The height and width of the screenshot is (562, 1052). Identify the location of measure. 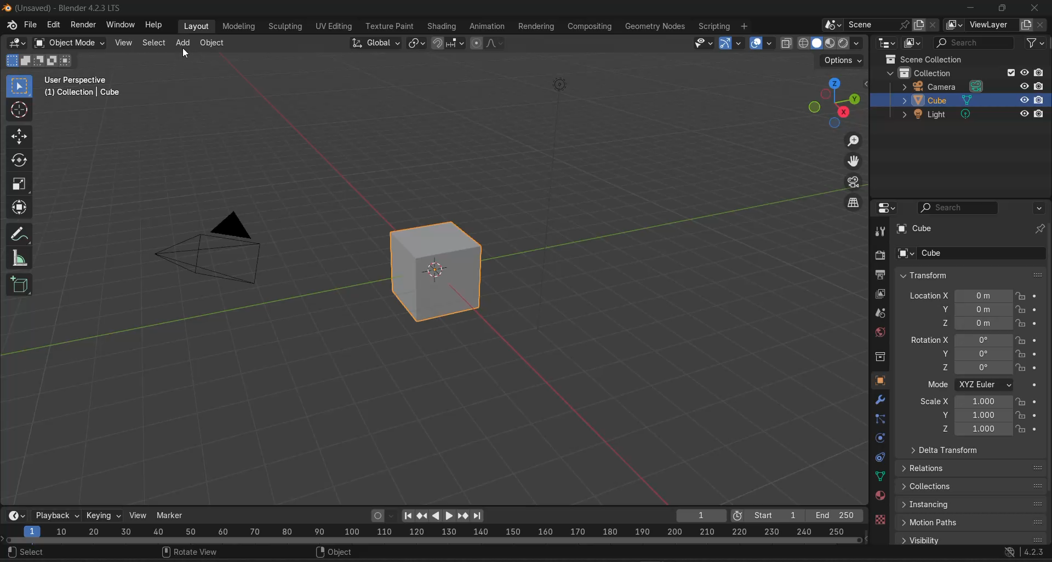
(22, 260).